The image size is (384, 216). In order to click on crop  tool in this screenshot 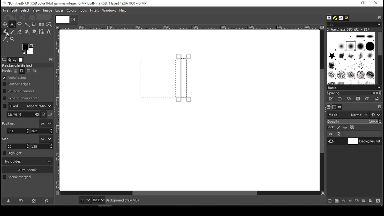, I will do `click(34, 25)`.